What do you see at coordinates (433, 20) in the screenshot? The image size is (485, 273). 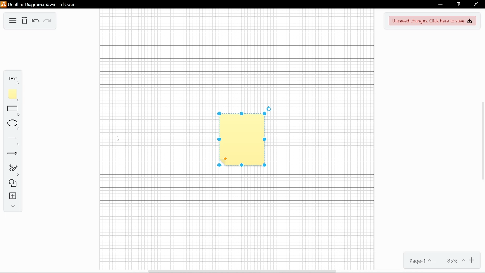 I see `Unsaved changes. Click here to save` at bounding box center [433, 20].